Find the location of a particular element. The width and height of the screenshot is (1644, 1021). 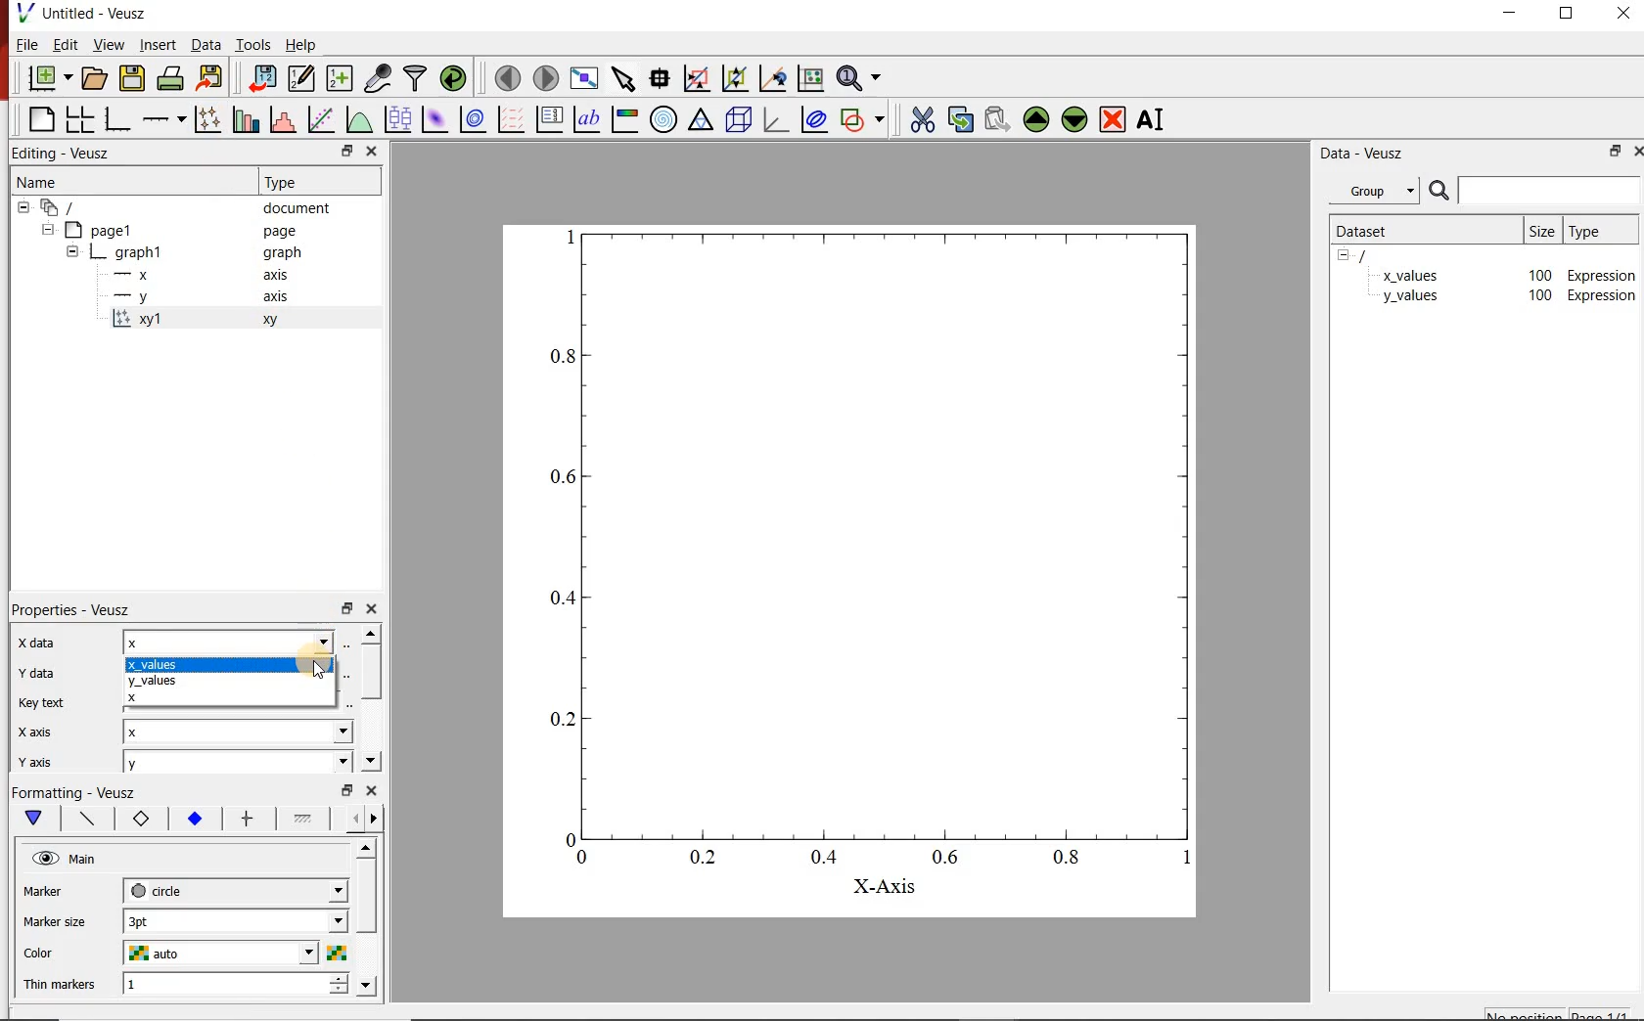

search is located at coordinates (1437, 191).